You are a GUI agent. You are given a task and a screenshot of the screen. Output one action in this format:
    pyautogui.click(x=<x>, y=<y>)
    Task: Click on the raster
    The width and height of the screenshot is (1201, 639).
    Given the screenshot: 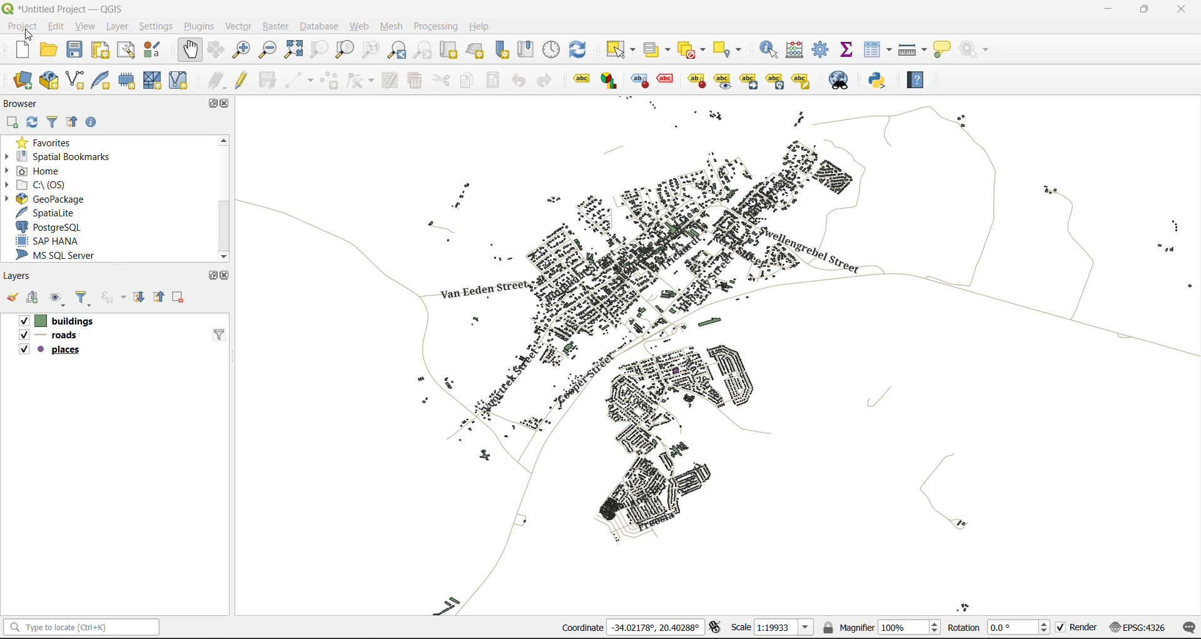 What is the action you would take?
    pyautogui.click(x=275, y=25)
    